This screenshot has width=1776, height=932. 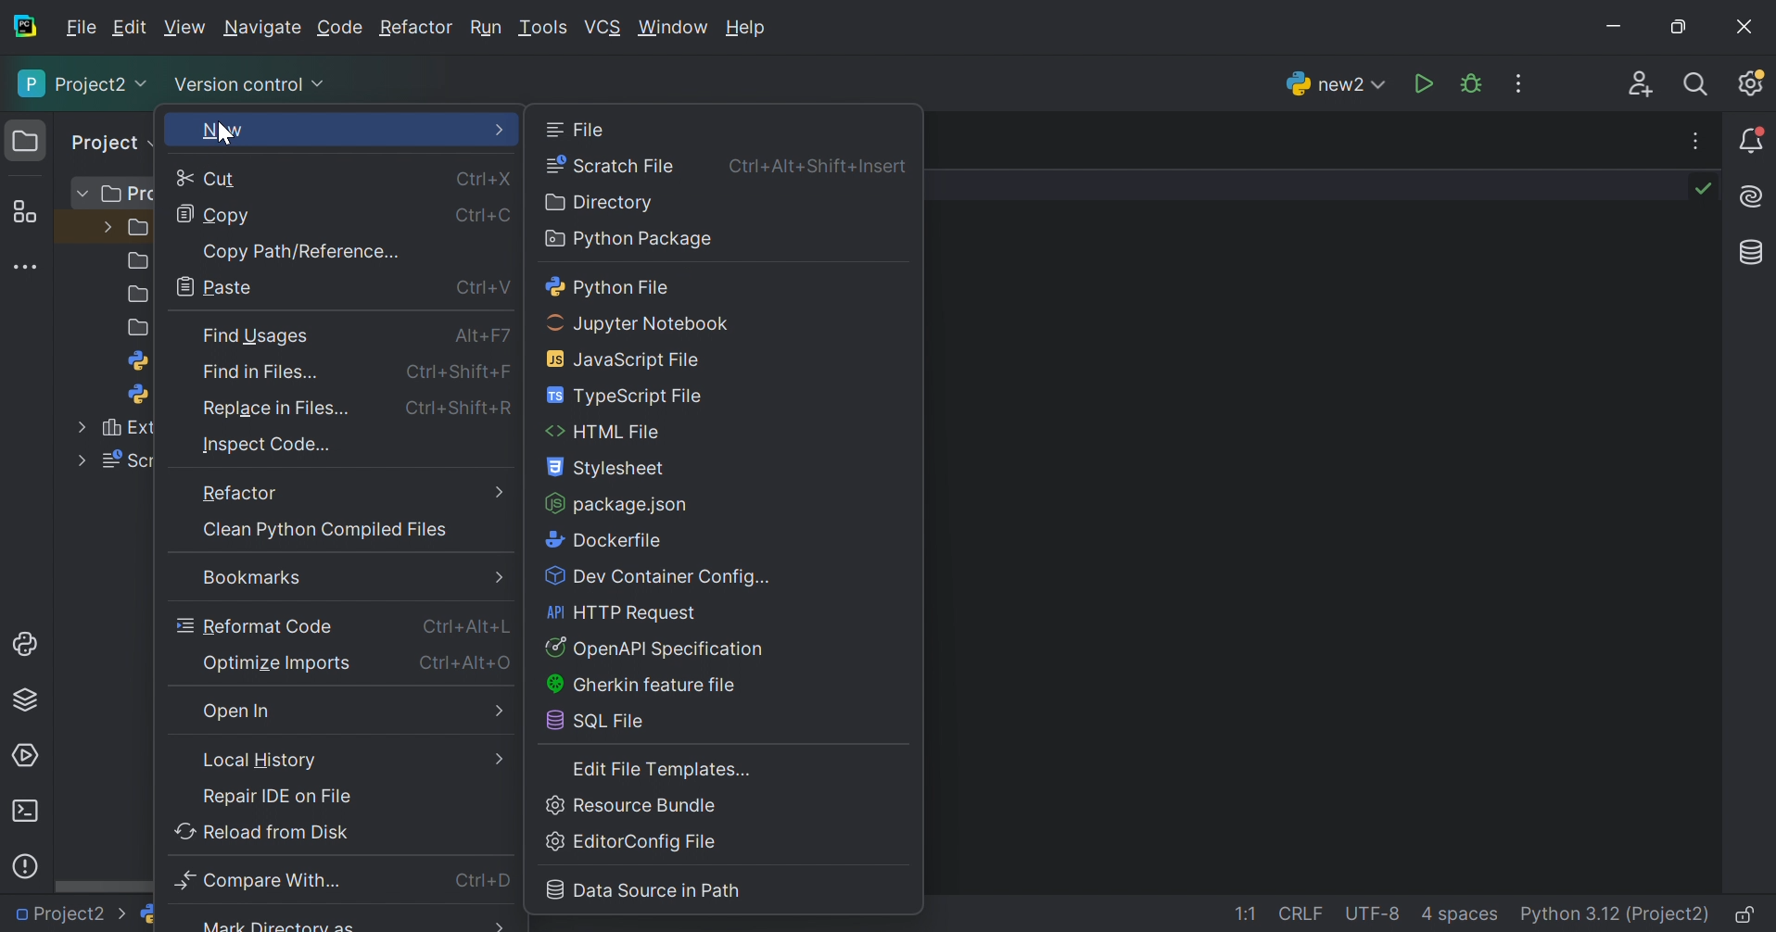 What do you see at coordinates (485, 178) in the screenshot?
I see `Ctrl+X` at bounding box center [485, 178].